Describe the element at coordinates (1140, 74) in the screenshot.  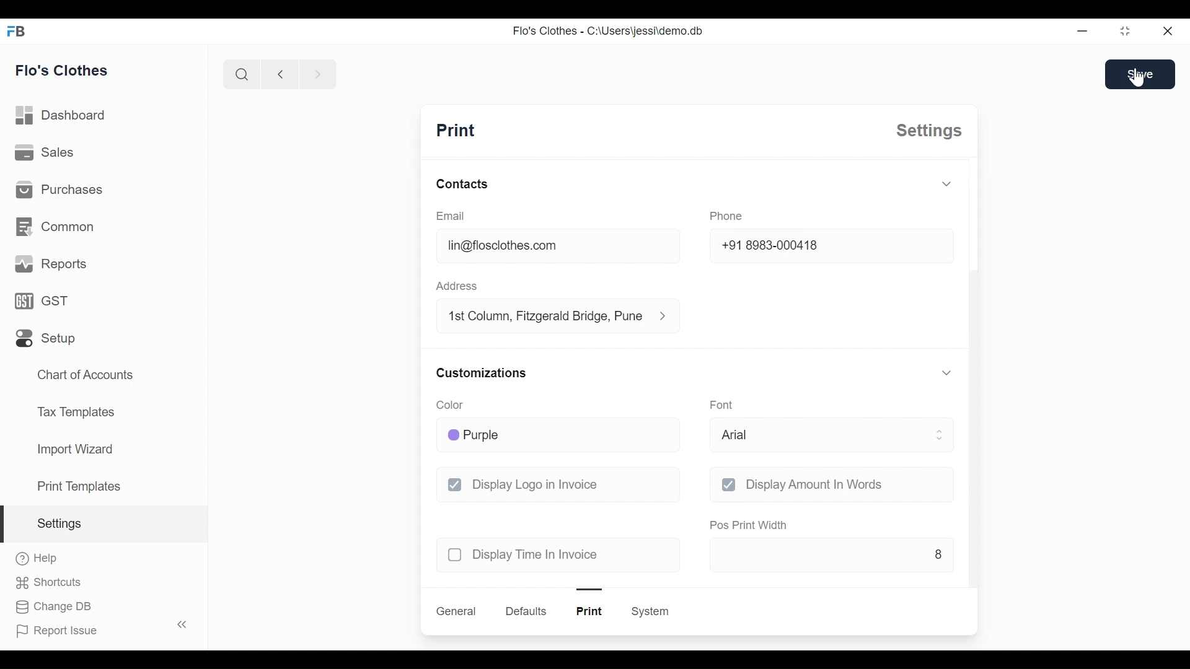
I see `save` at that location.